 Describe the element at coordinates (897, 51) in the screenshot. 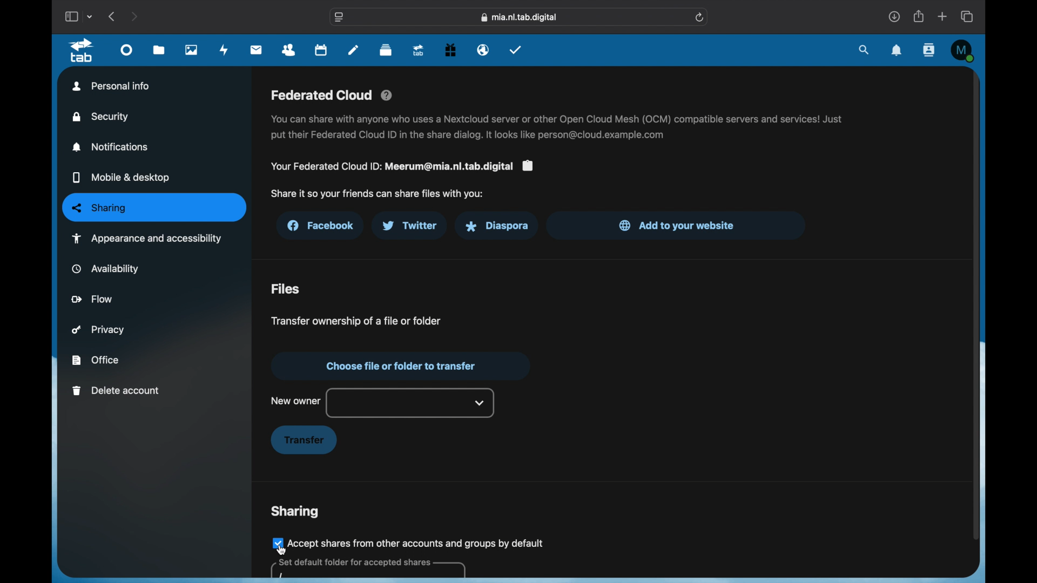

I see `notifications` at that location.